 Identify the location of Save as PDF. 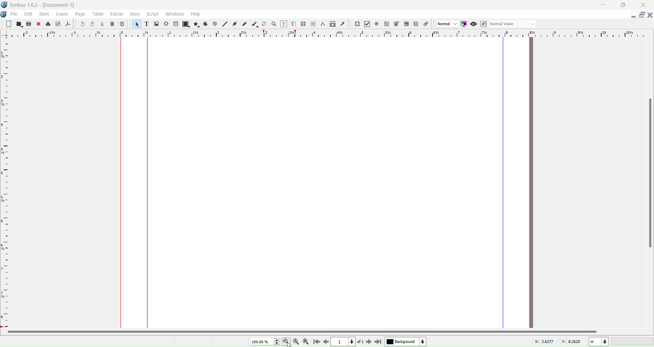
(68, 24).